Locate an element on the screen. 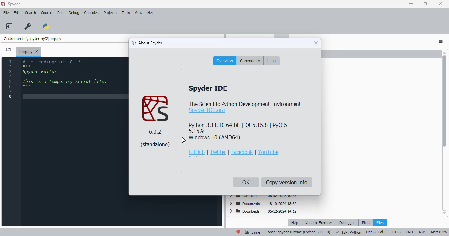 The width and height of the screenshot is (449, 236). Scrollbar is located at coordinates (444, 132).